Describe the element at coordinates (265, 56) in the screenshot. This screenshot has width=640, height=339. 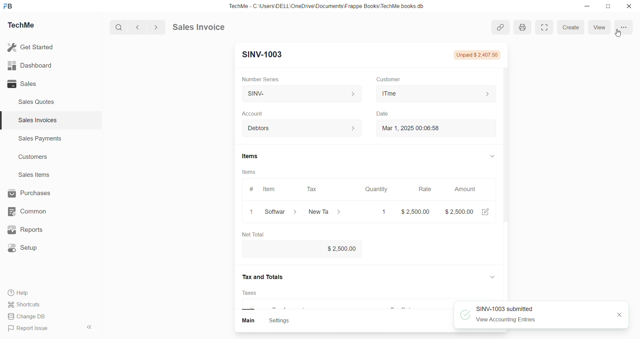
I see `SINV-1003` at that location.